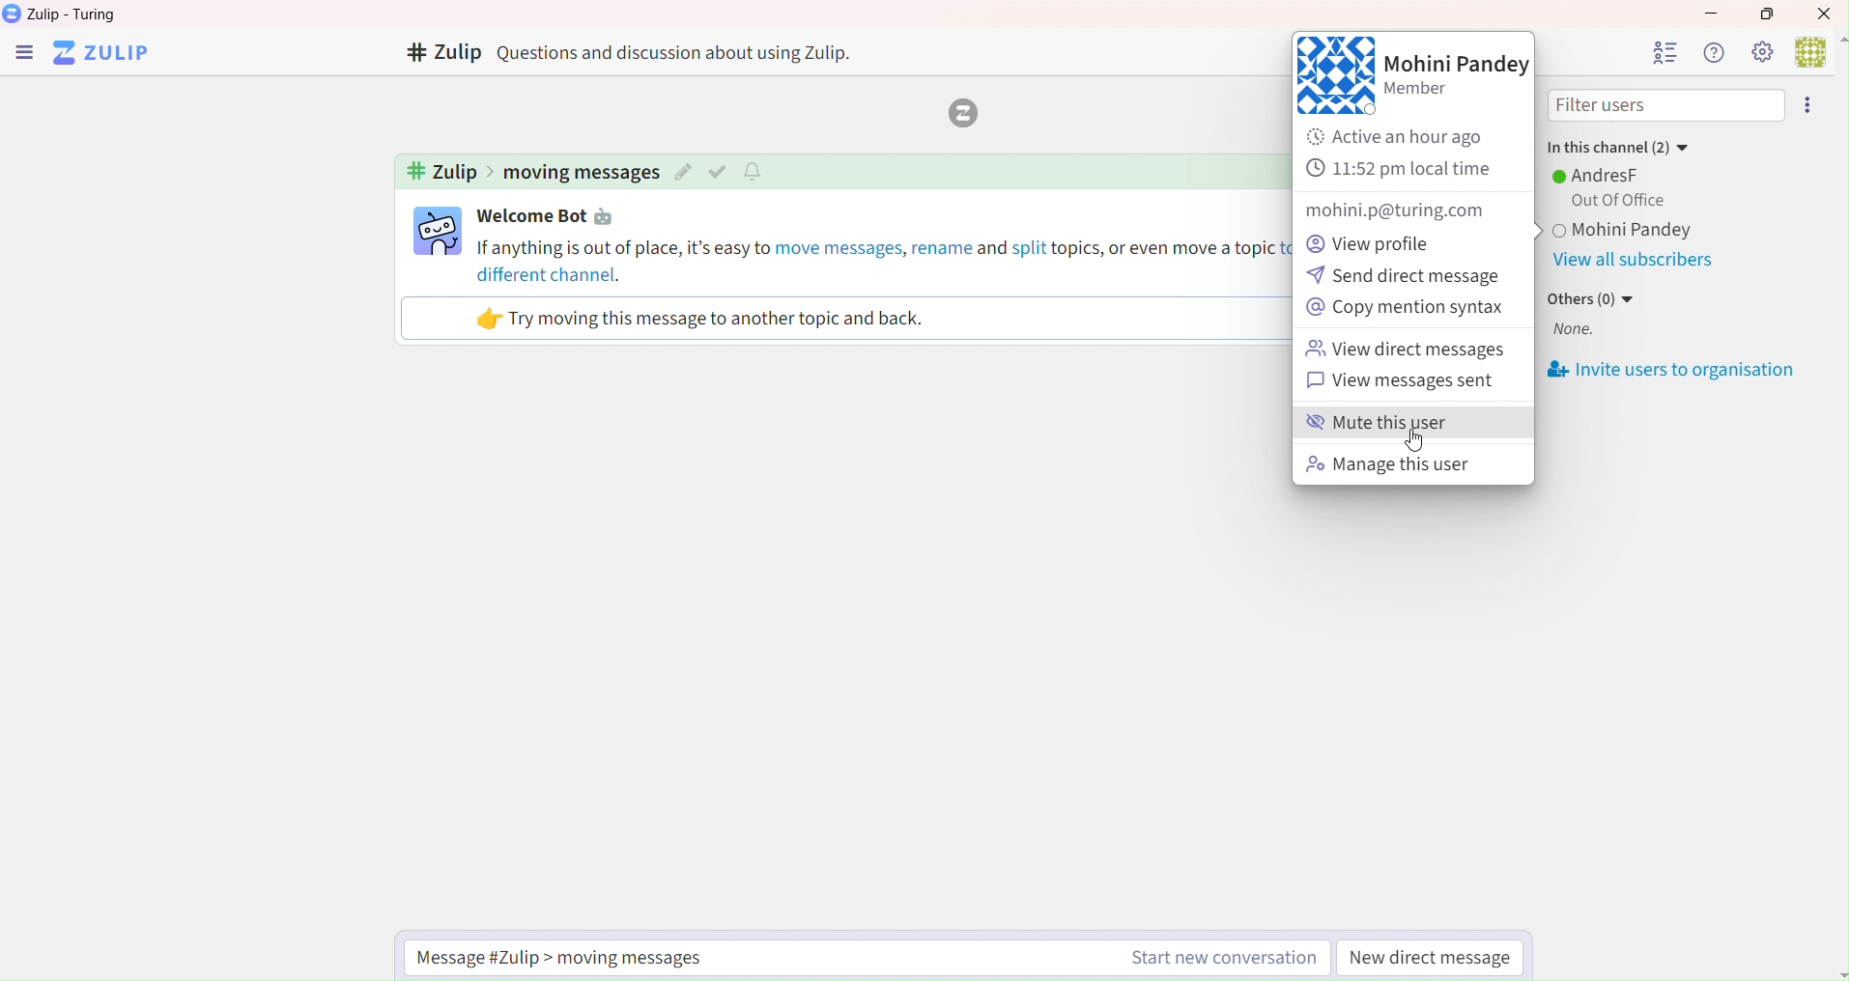 The image size is (1849, 981). I want to click on mohini.p@turing.com, so click(1392, 210).